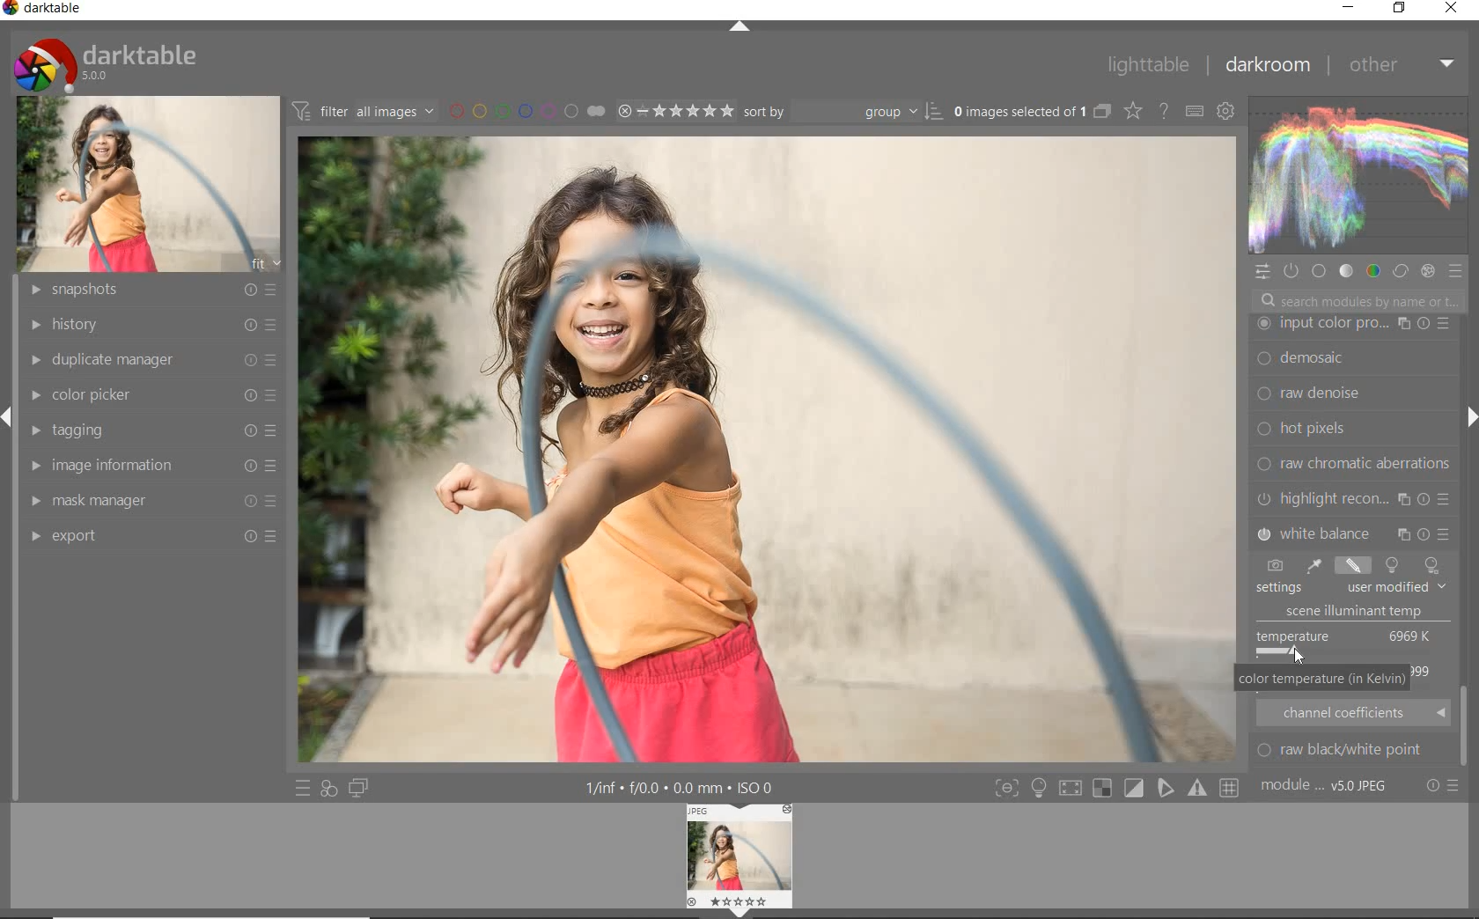 This screenshot has width=1479, height=919. Describe the element at coordinates (1147, 66) in the screenshot. I see `lighttable` at that location.